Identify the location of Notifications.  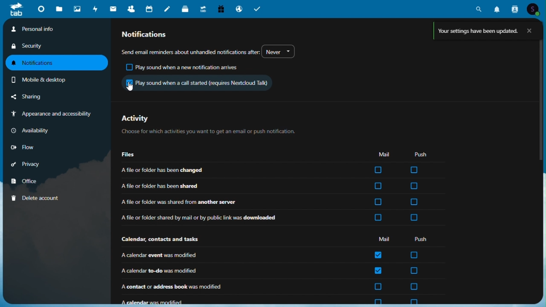
(151, 34).